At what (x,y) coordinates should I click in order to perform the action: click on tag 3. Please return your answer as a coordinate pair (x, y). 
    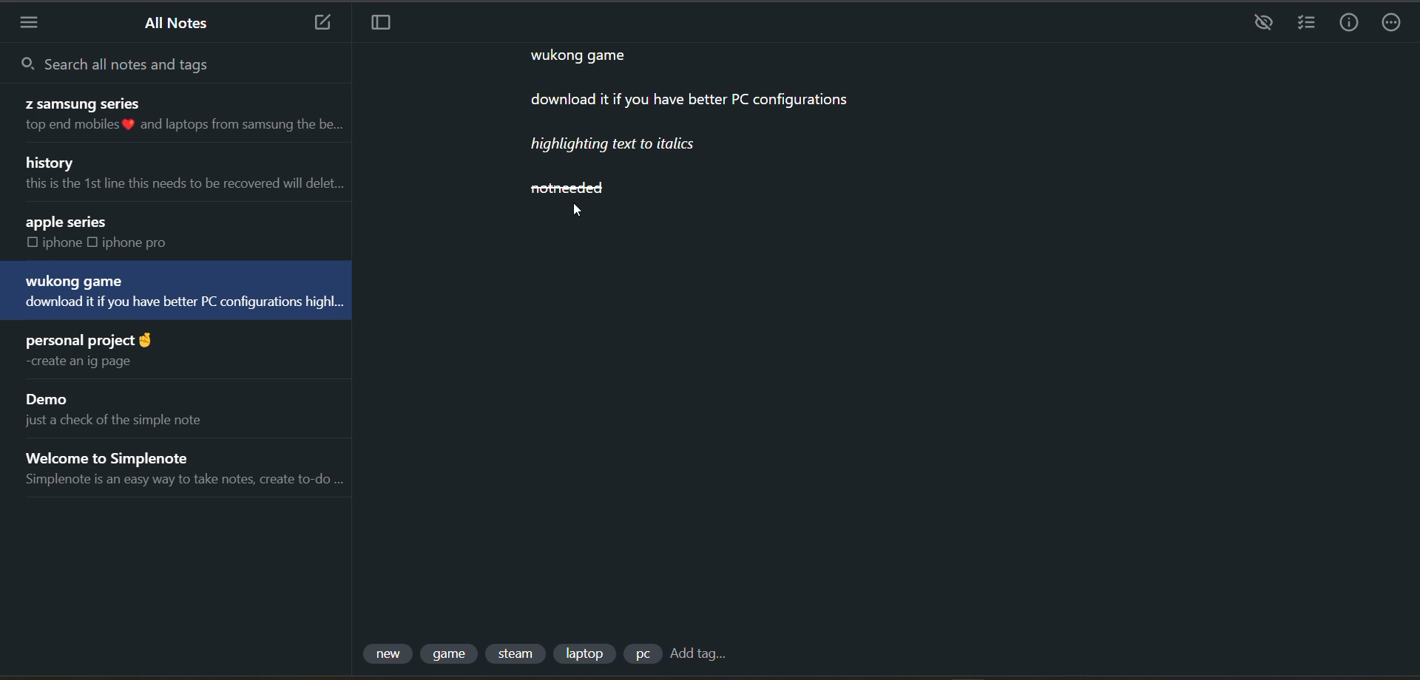
    Looking at the image, I should click on (518, 654).